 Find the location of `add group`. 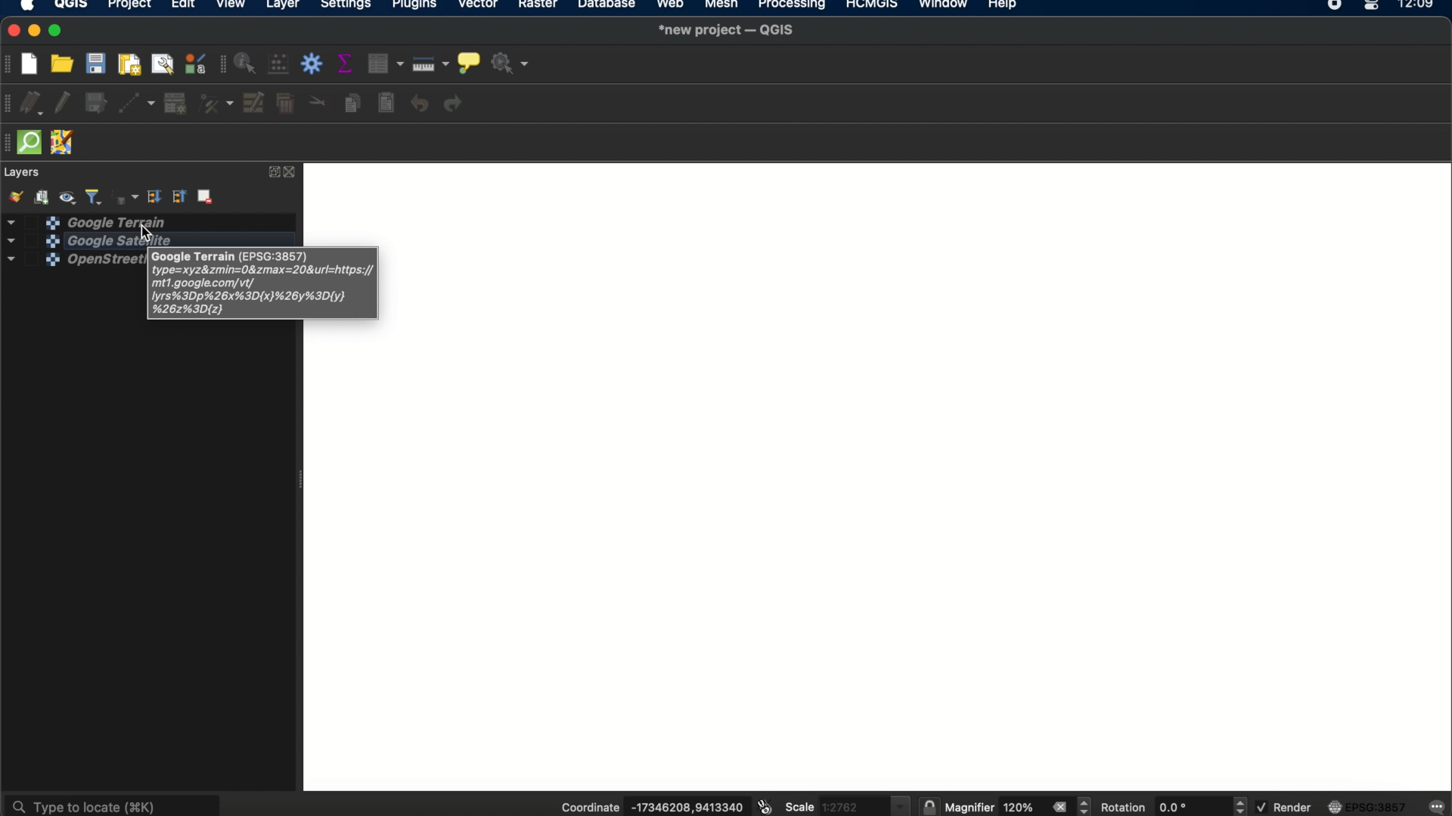

add group is located at coordinates (44, 196).